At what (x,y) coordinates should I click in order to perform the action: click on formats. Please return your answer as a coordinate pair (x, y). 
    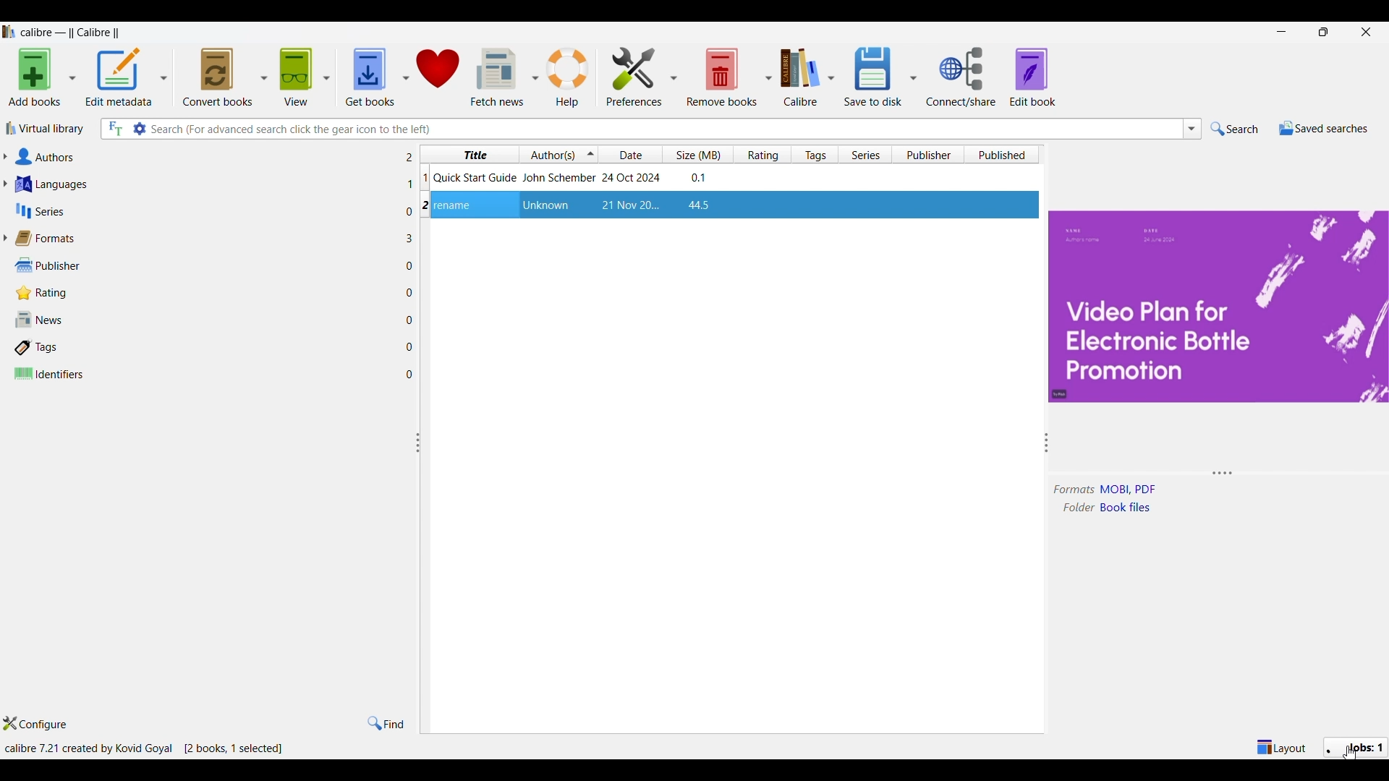
    Looking at the image, I should click on (1074, 490).